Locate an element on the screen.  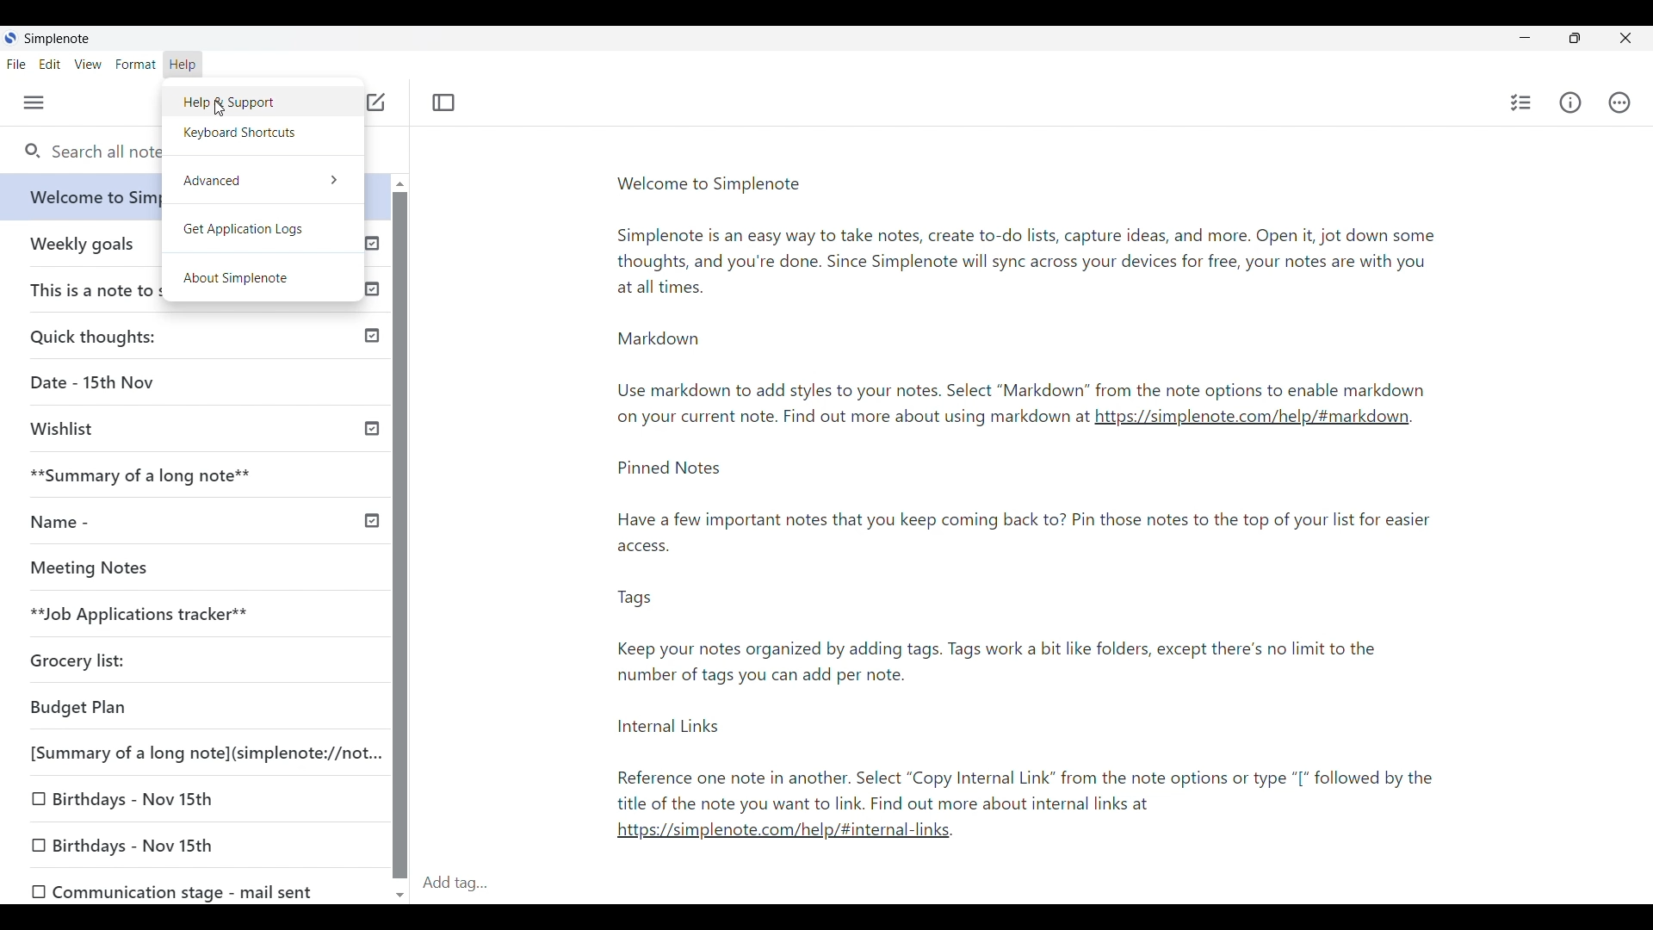
Quick thoughts: is located at coordinates (157, 336).